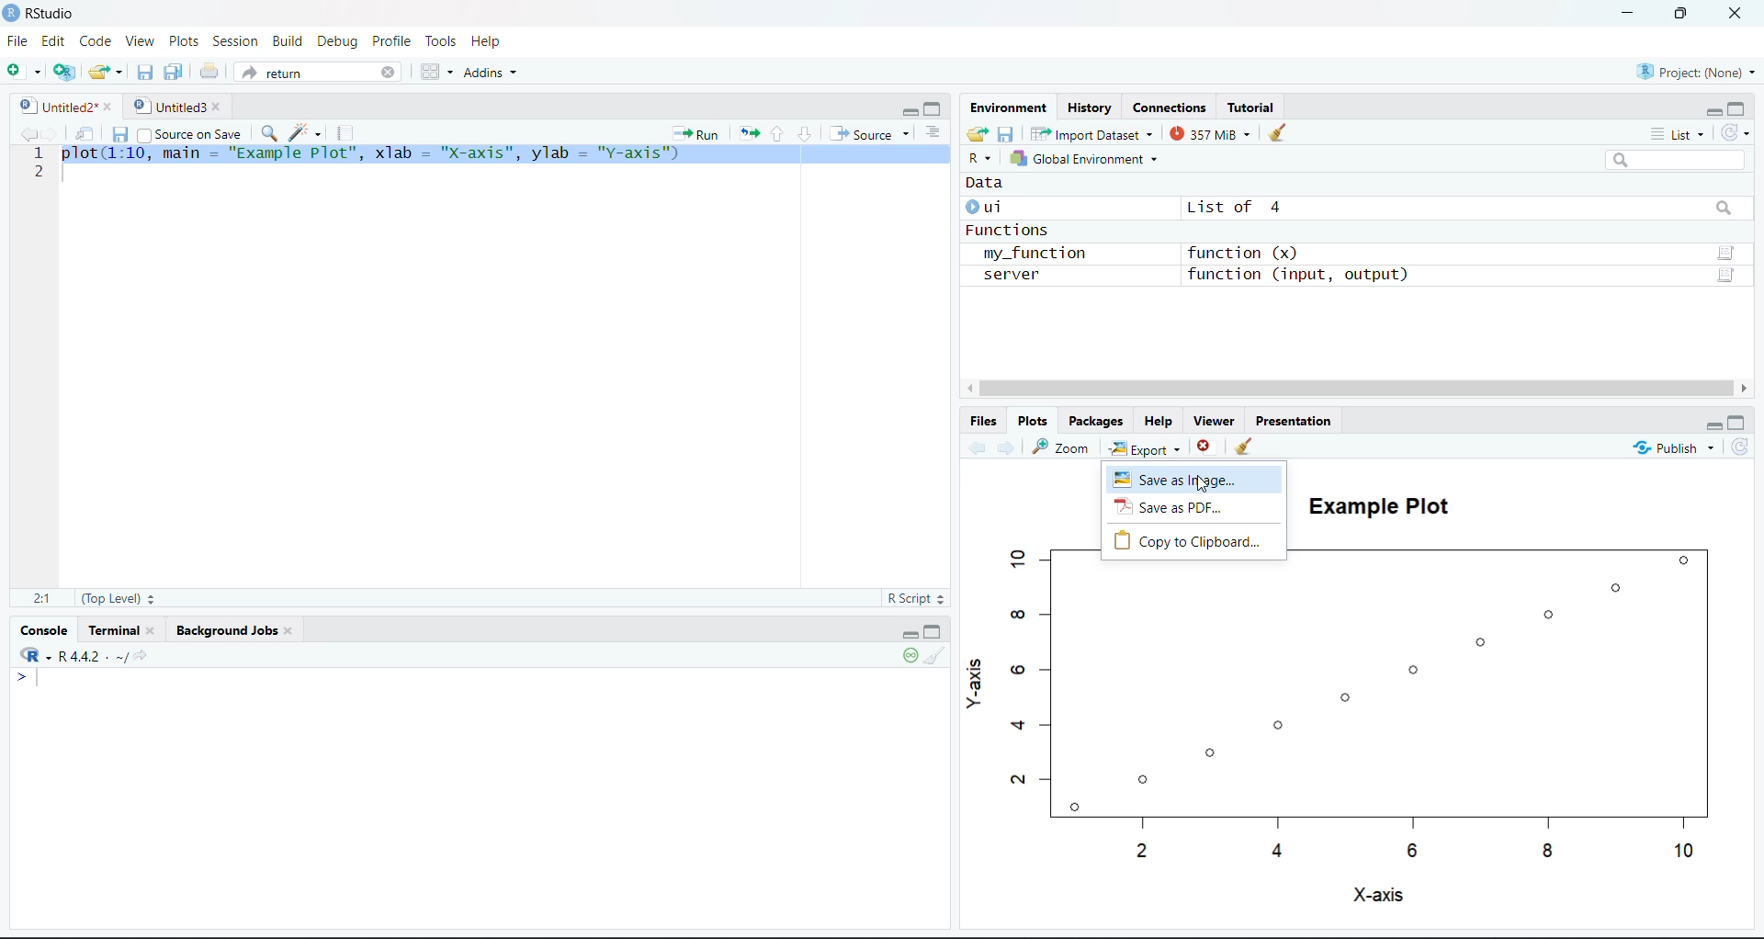 Image resolution: width=1764 pixels, height=939 pixels. I want to click on Viewer, so click(1214, 421).